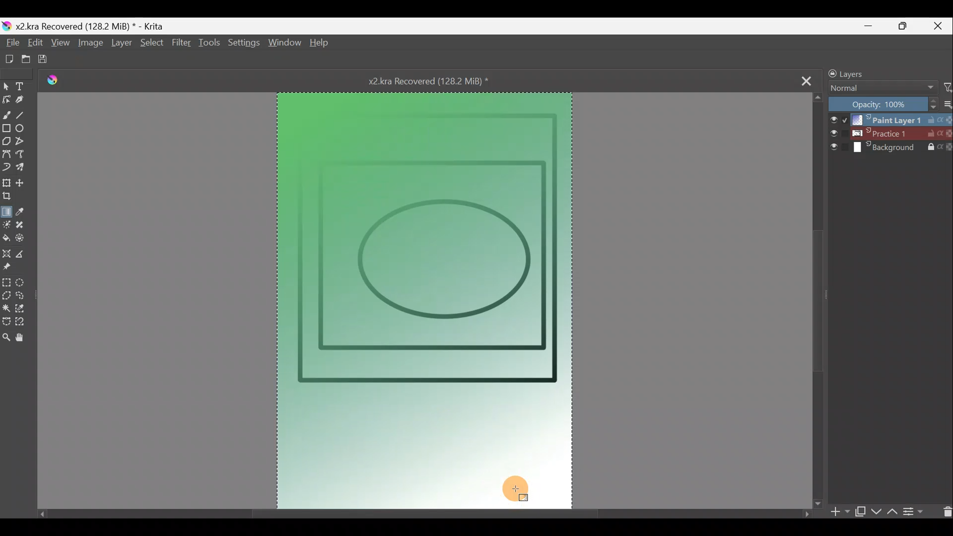 The height and width of the screenshot is (536, 953). I want to click on Cursor, so click(522, 489).